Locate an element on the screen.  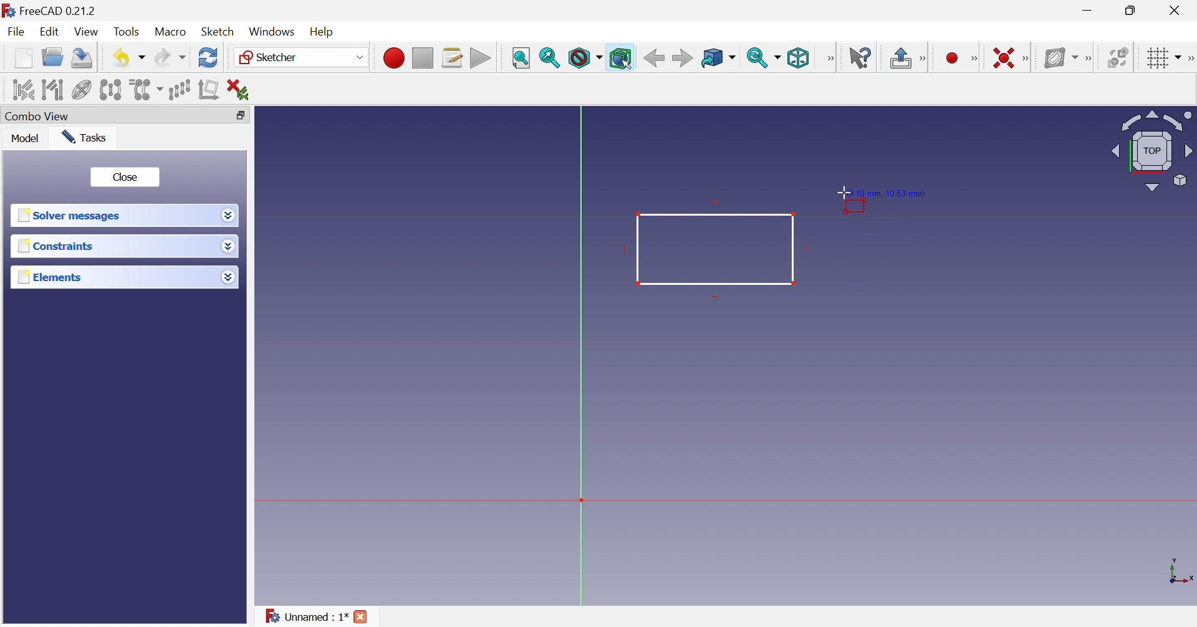
FreeCAD 0.21.2 is located at coordinates (59, 11).